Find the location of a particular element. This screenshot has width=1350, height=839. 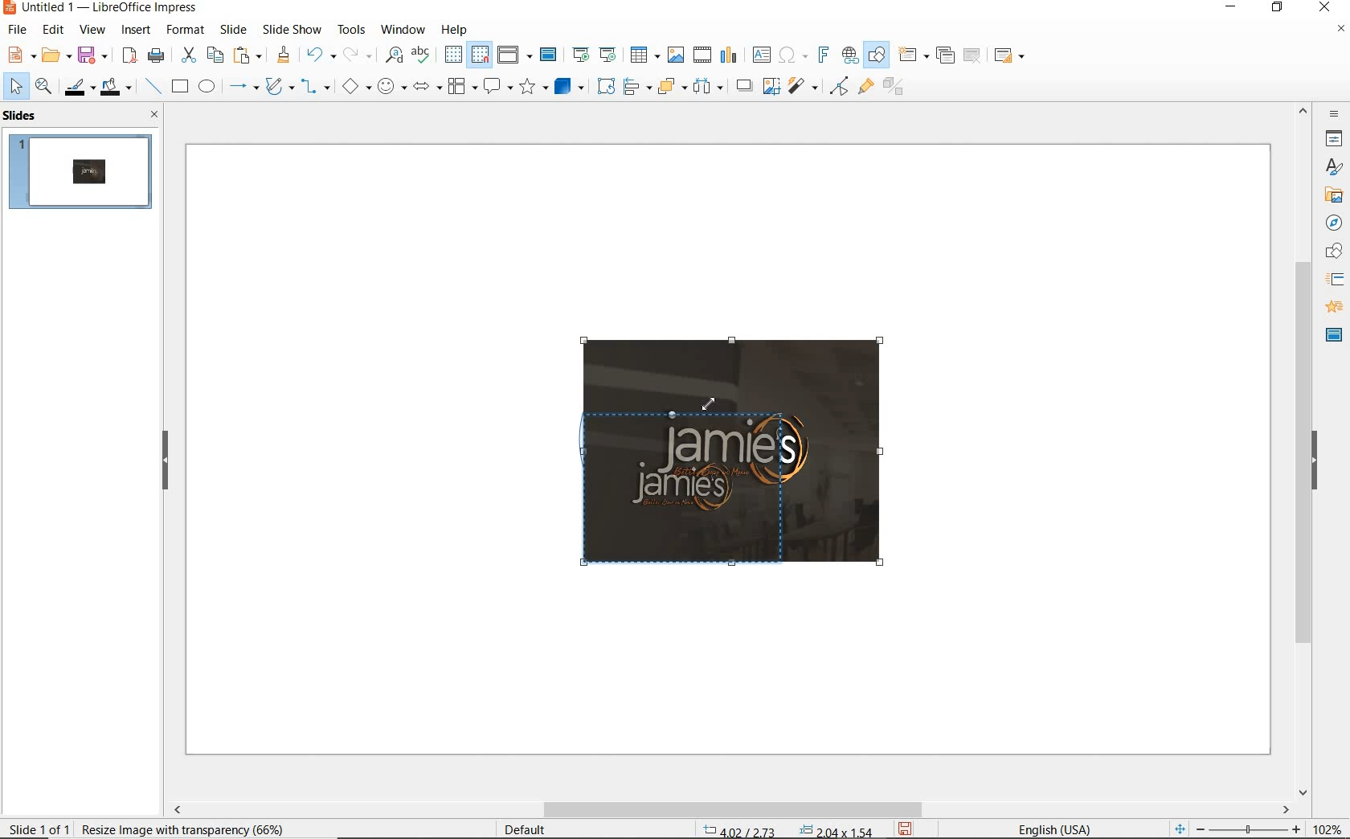

slides is located at coordinates (23, 116).